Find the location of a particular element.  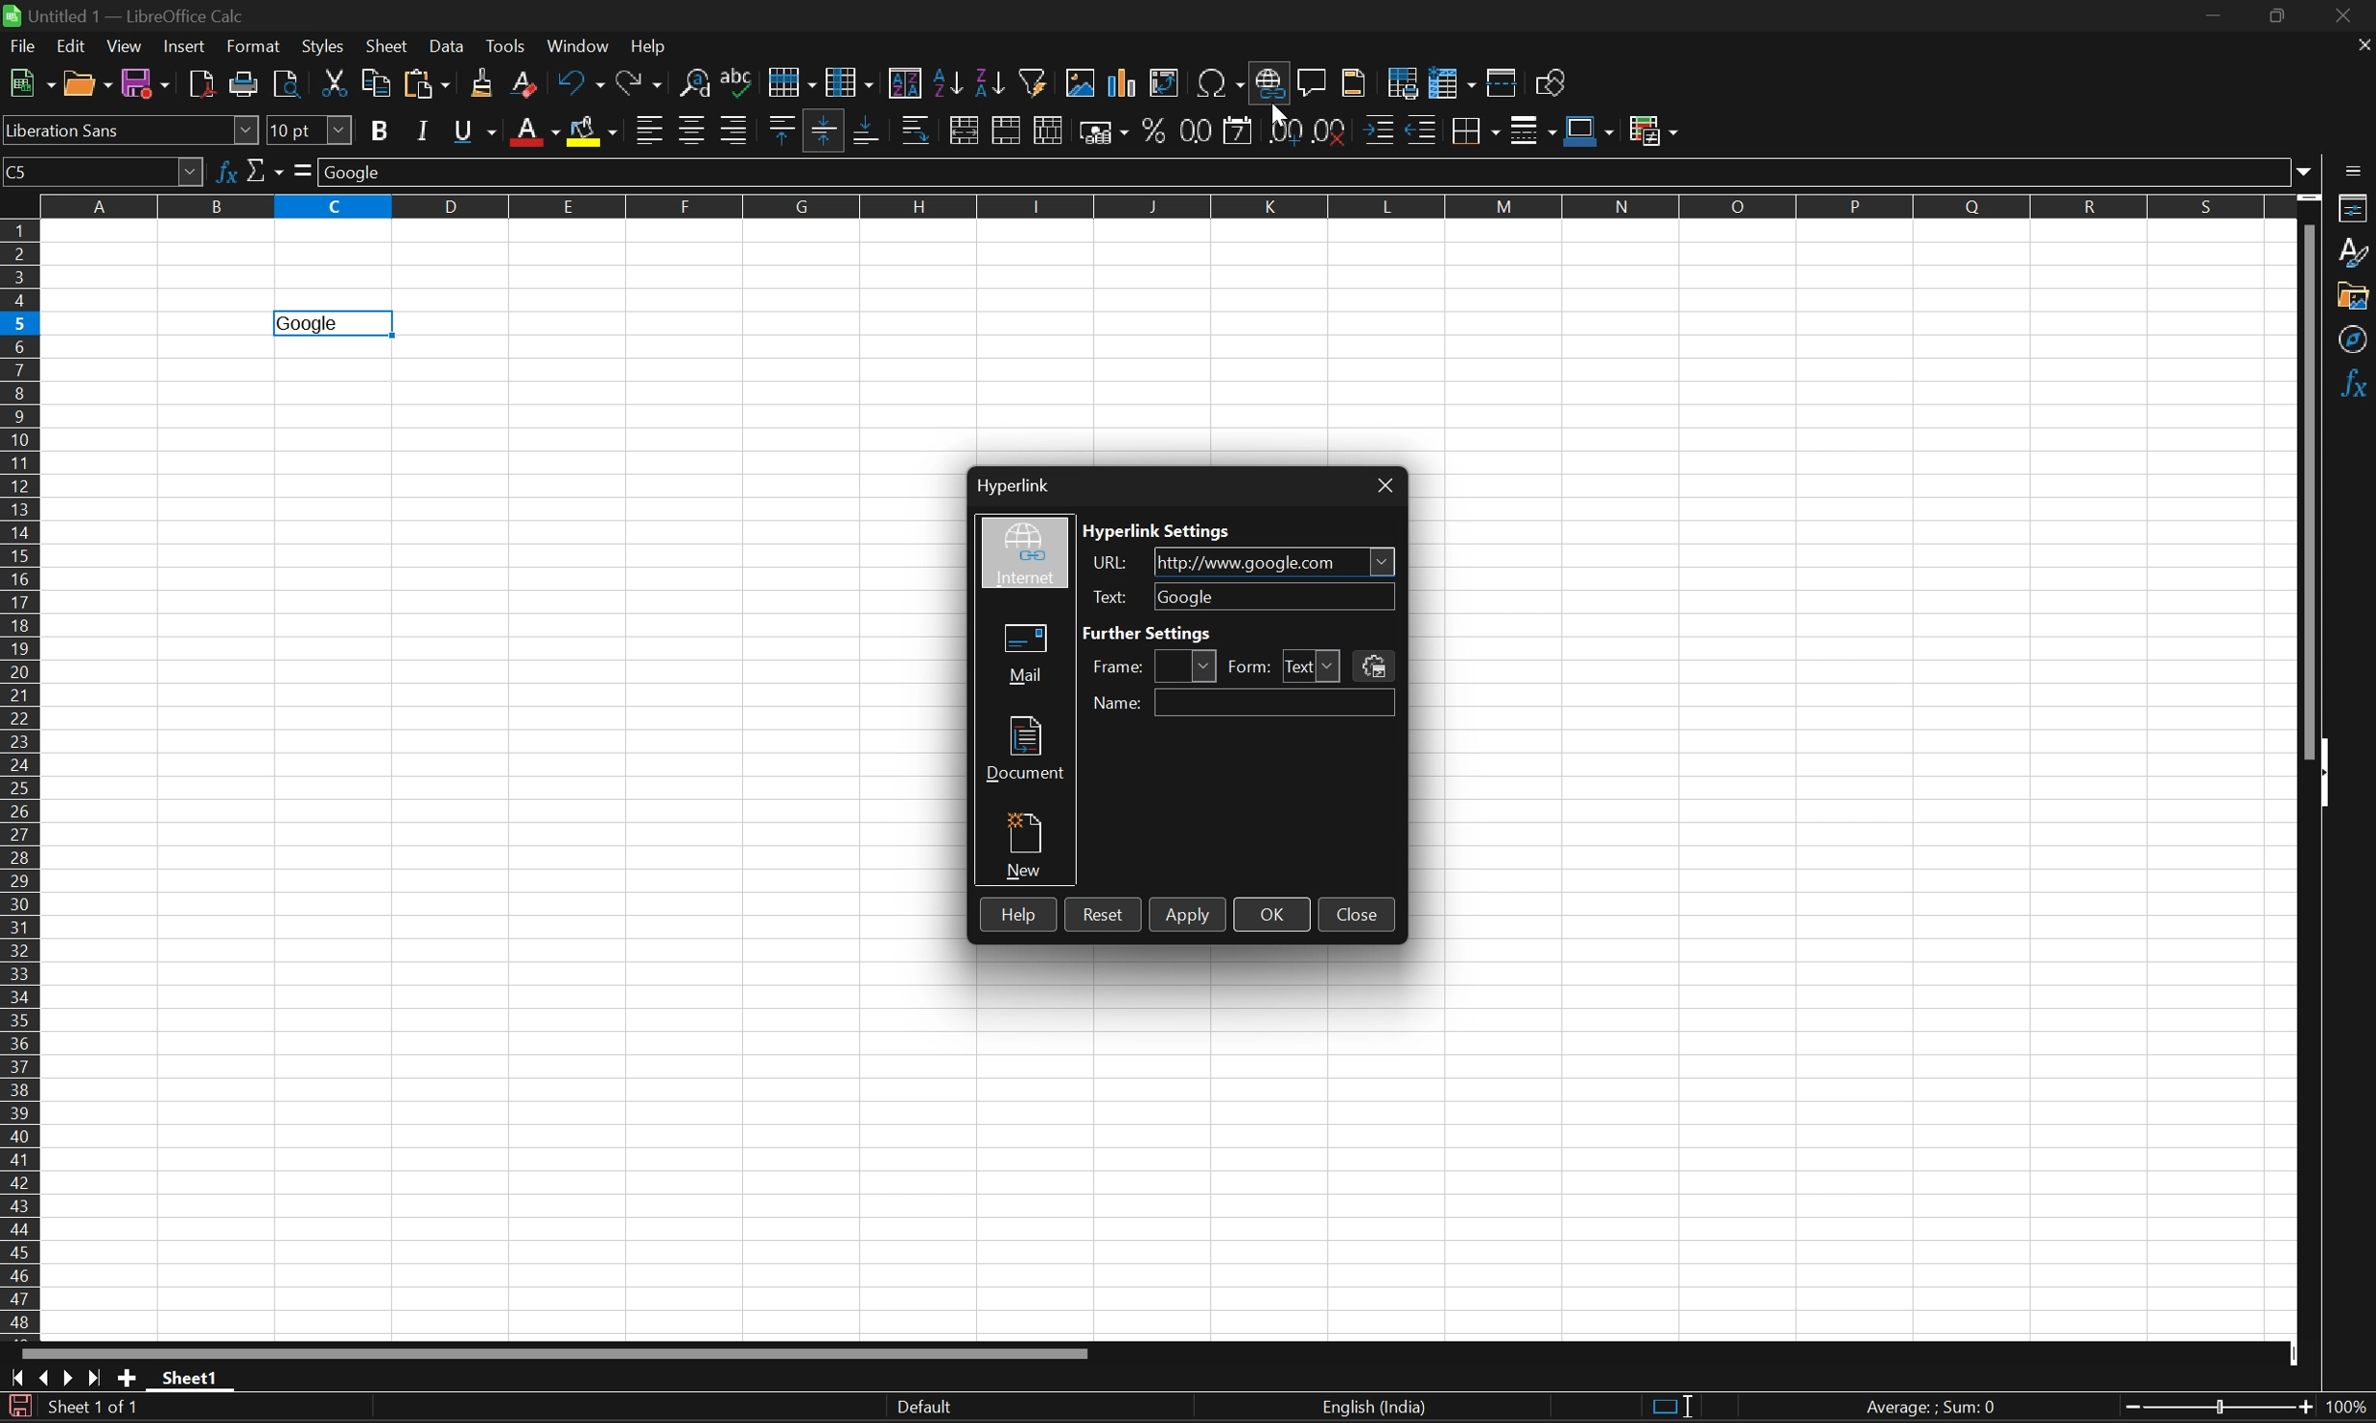

Cut is located at coordinates (337, 82).